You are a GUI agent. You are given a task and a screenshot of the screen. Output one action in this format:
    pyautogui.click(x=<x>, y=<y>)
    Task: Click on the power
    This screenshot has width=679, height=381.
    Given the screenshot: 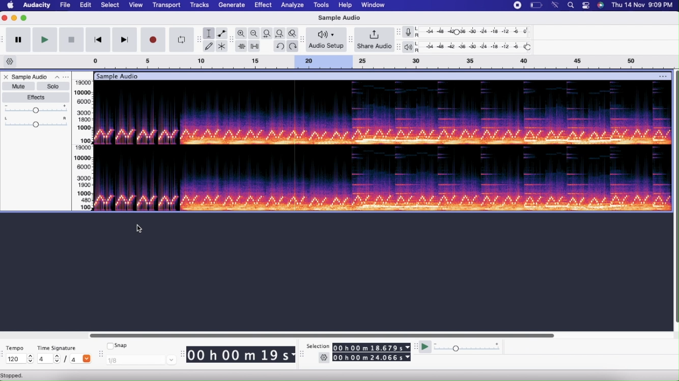 What is the action you would take?
    pyautogui.click(x=536, y=6)
    